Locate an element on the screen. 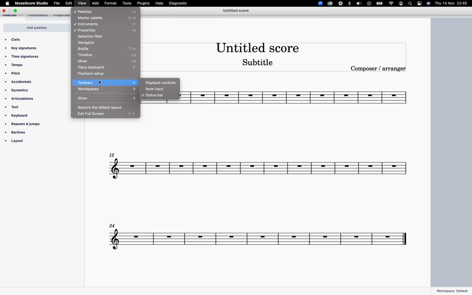 The image size is (472, 295). add is located at coordinates (96, 3).